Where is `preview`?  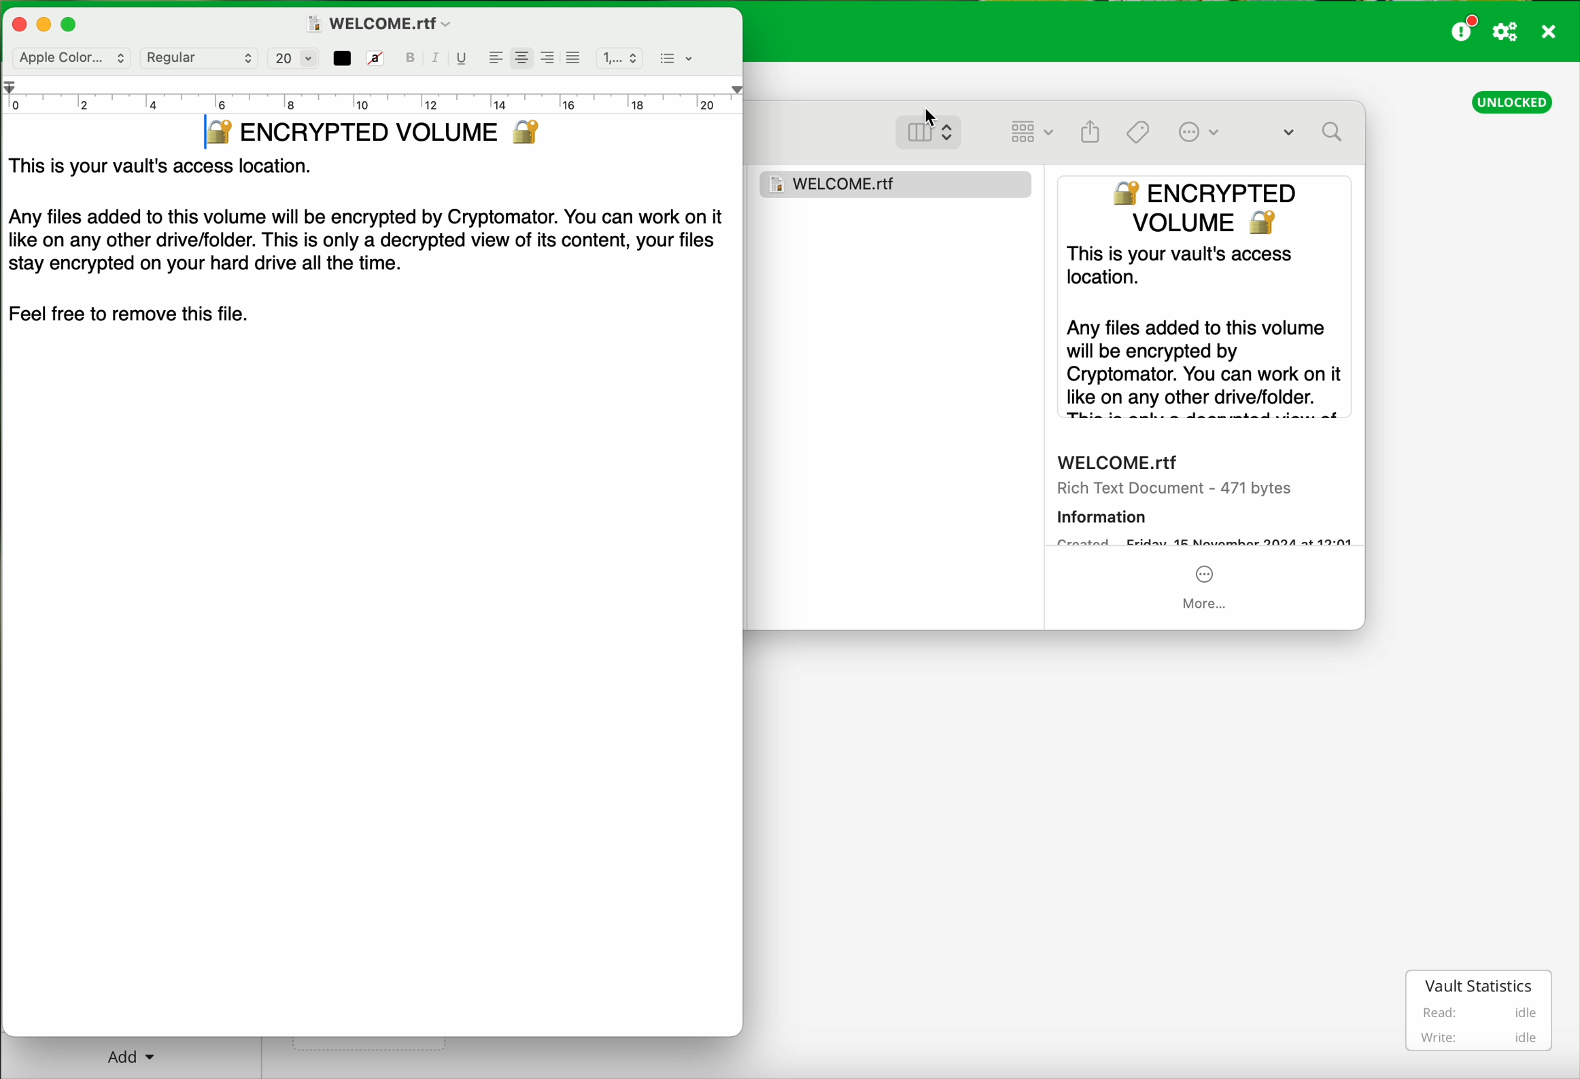
preview is located at coordinates (1207, 398).